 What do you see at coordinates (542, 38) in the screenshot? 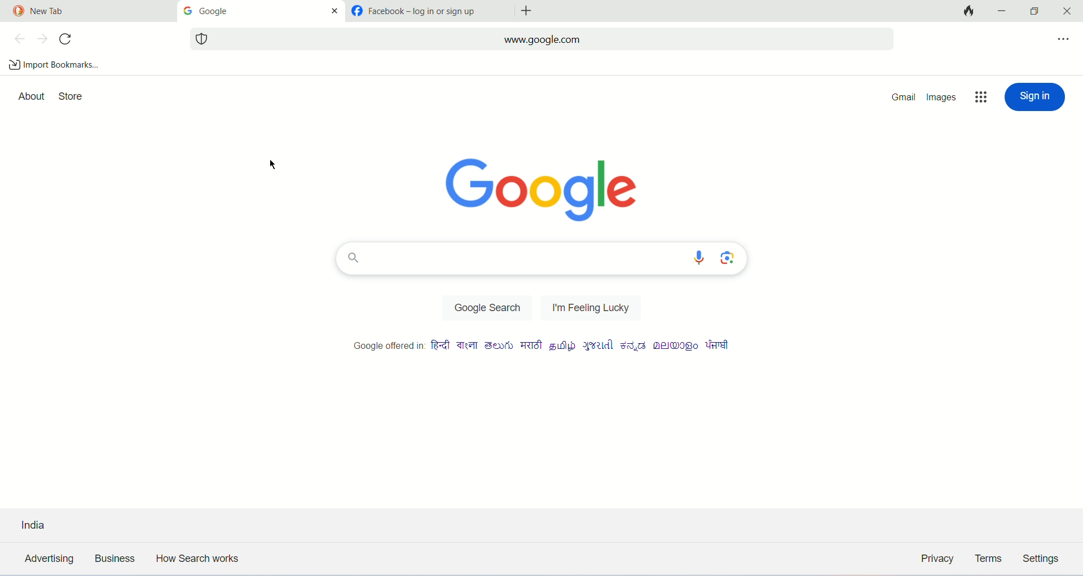
I see `search` at bounding box center [542, 38].